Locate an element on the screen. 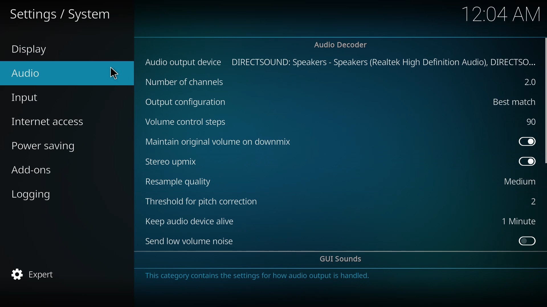  disabled is located at coordinates (527, 240).